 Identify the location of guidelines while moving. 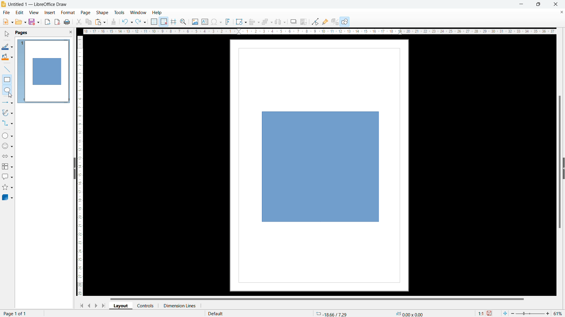
(174, 22).